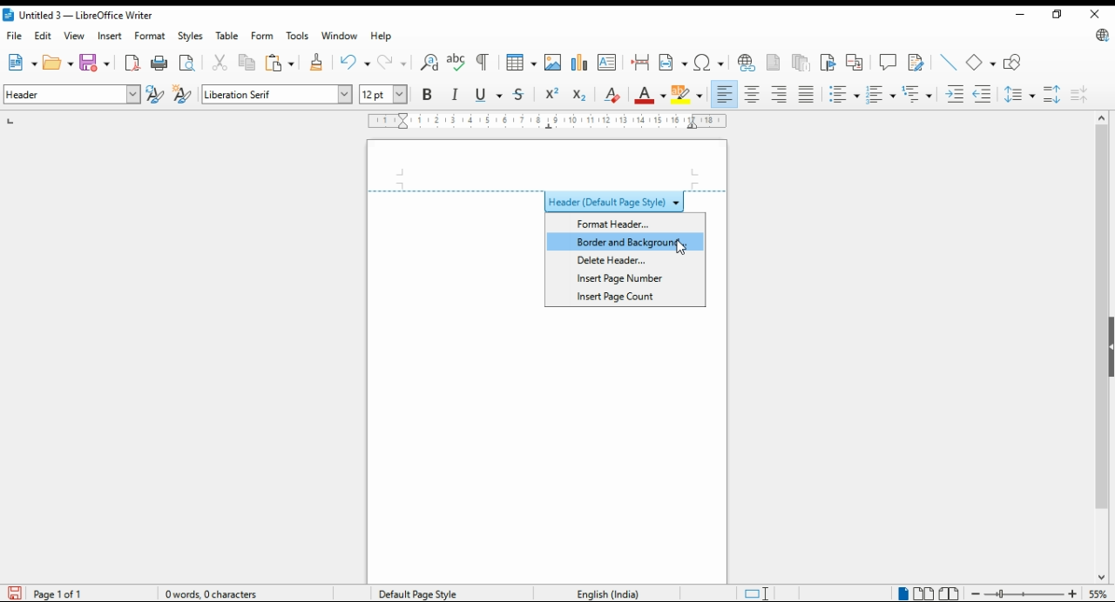 The width and height of the screenshot is (1115, 602). I want to click on bold, so click(427, 93).